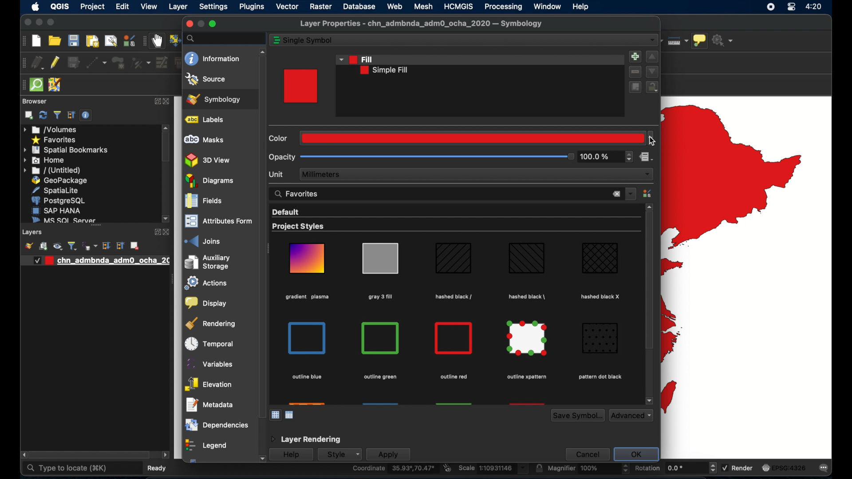  I want to click on icon, so click(276, 40).